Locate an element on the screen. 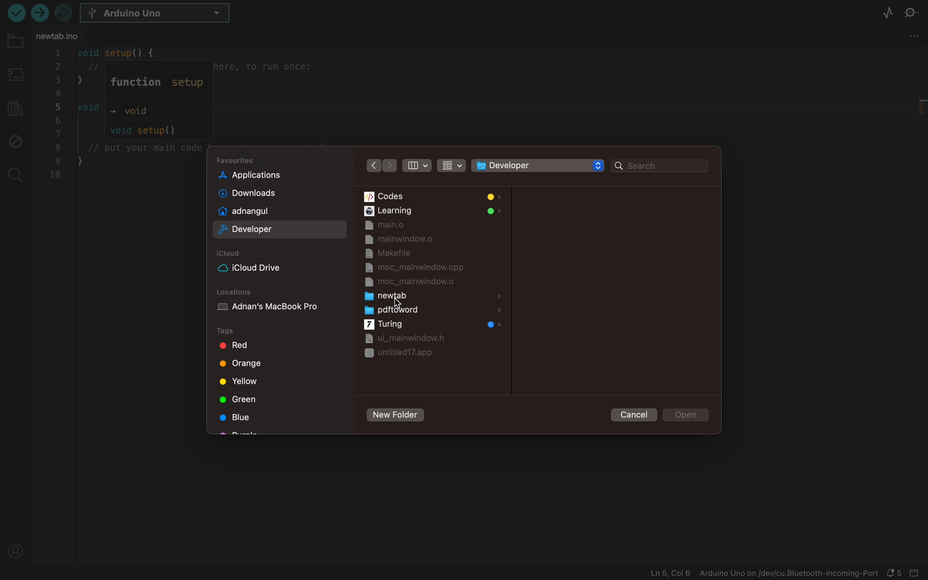 The height and width of the screenshot is (580, 928). adnan's mackbook pro is located at coordinates (281, 309).